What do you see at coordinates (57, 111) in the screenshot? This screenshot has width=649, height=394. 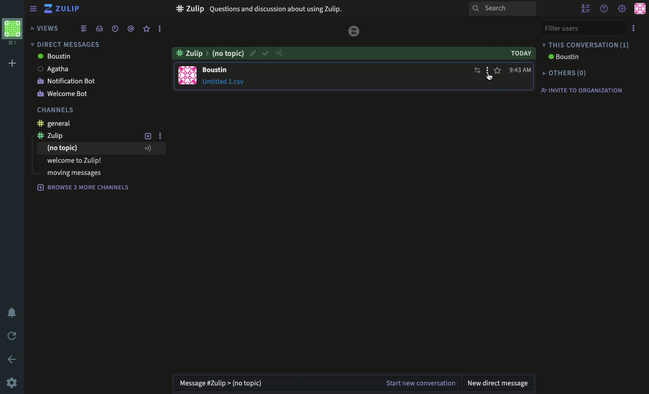 I see `channels` at bounding box center [57, 111].